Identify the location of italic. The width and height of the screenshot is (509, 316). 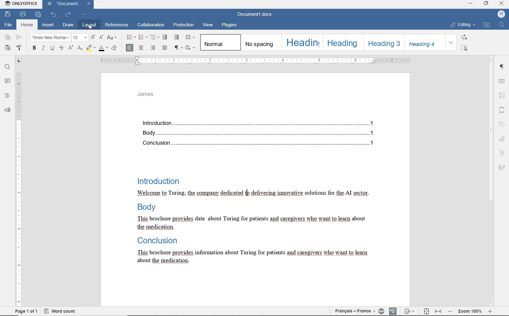
(43, 48).